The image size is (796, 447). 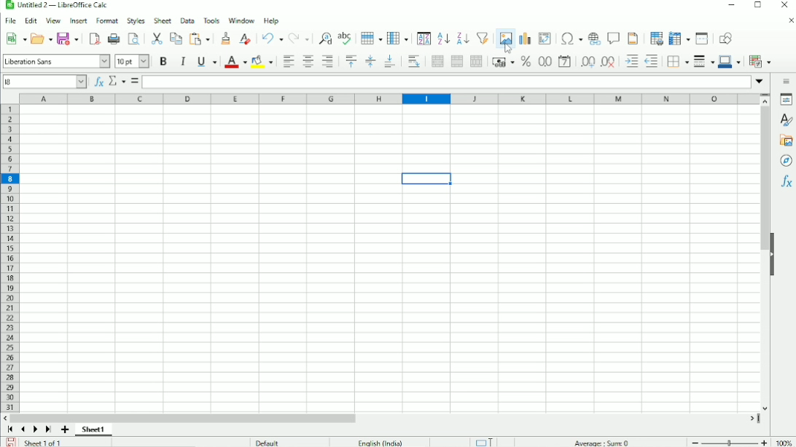 What do you see at coordinates (225, 37) in the screenshot?
I see `Clone formatting` at bounding box center [225, 37].